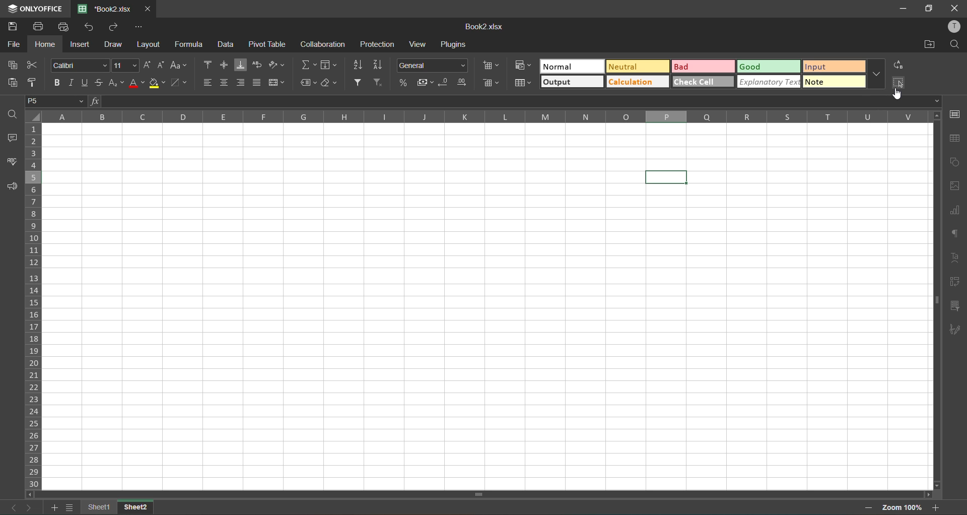  Describe the element at coordinates (37, 8) in the screenshot. I see `ONLYOFFICE` at that location.